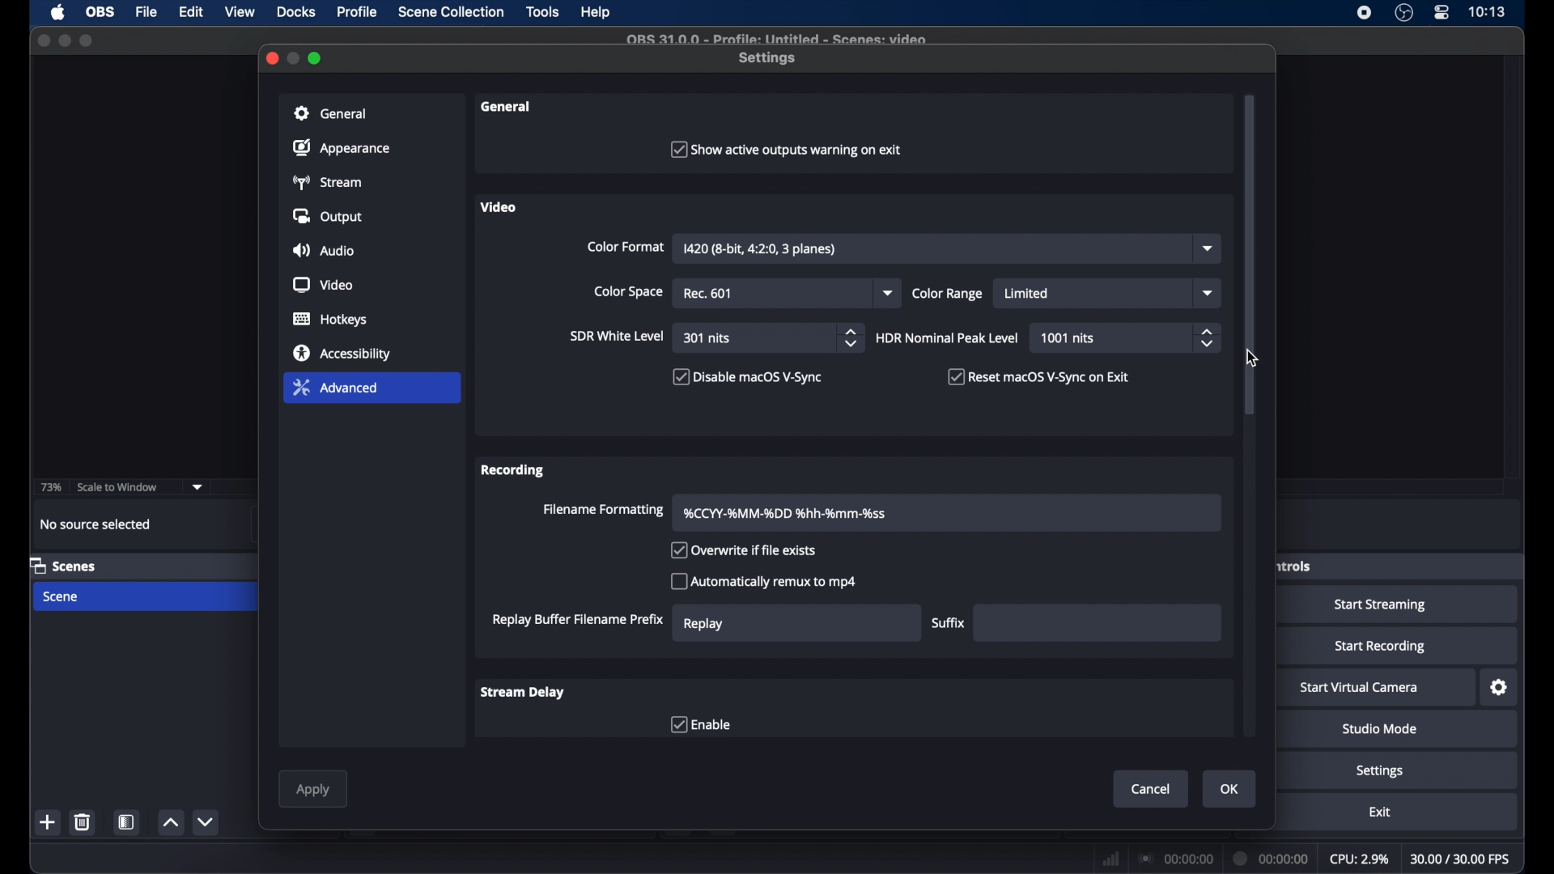  I want to click on color space, so click(628, 291).